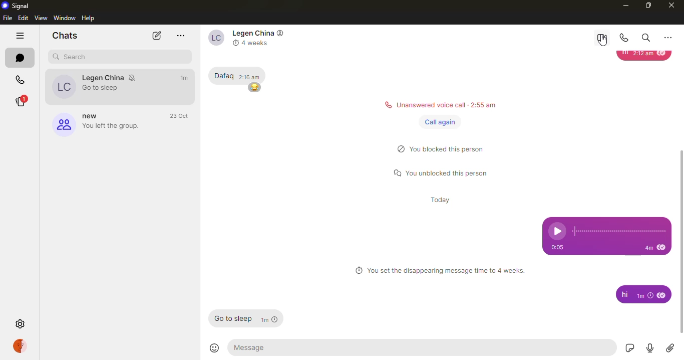  Describe the element at coordinates (623, 5) in the screenshot. I see `minimize` at that location.